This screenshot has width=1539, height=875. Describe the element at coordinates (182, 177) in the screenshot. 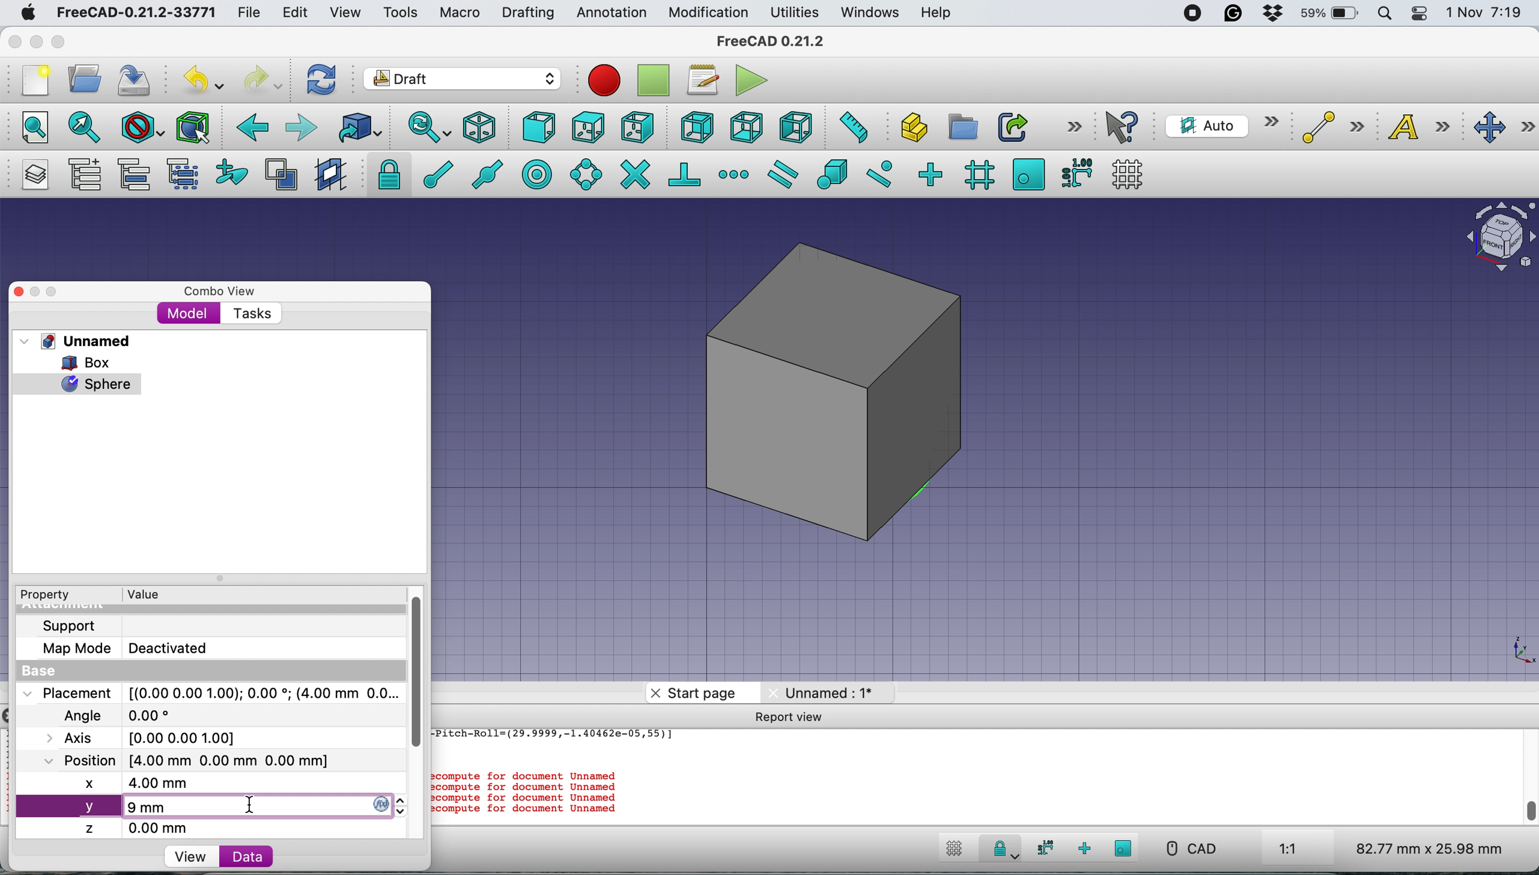

I see `select group` at that location.